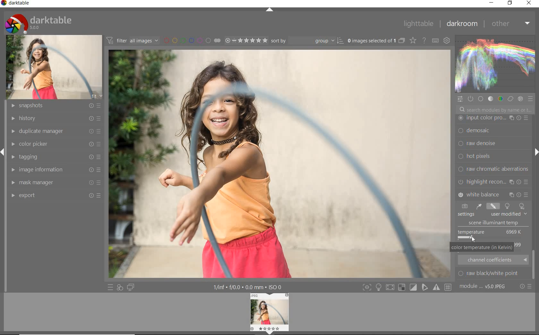 The width and height of the screenshot is (539, 335). What do you see at coordinates (279, 164) in the screenshot?
I see `image selected` at bounding box center [279, 164].